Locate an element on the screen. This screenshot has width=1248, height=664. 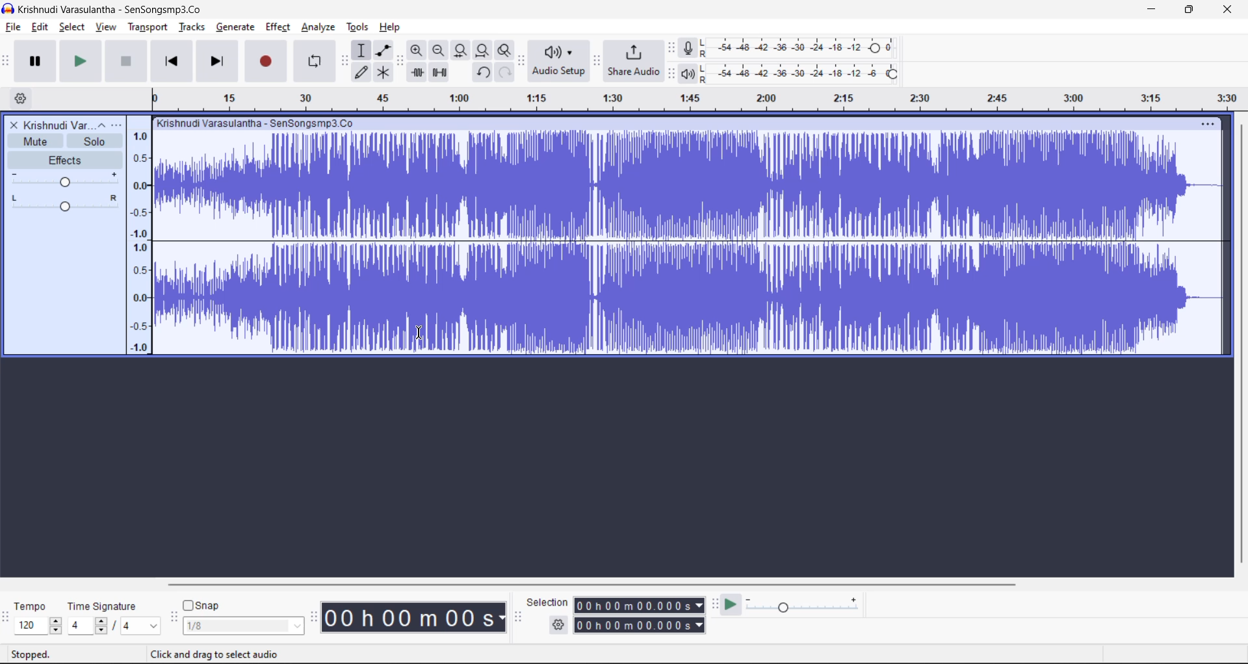
recording level is located at coordinates (807, 47).